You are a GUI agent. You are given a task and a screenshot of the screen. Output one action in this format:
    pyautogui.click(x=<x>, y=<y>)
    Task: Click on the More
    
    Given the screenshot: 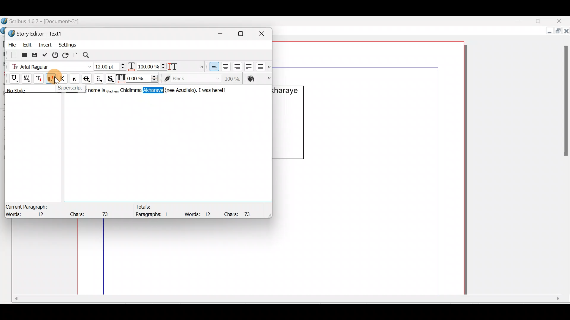 What is the action you would take?
    pyautogui.click(x=200, y=66)
    